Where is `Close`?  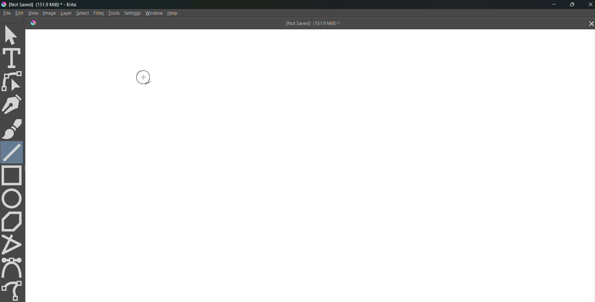 Close is located at coordinates (589, 4).